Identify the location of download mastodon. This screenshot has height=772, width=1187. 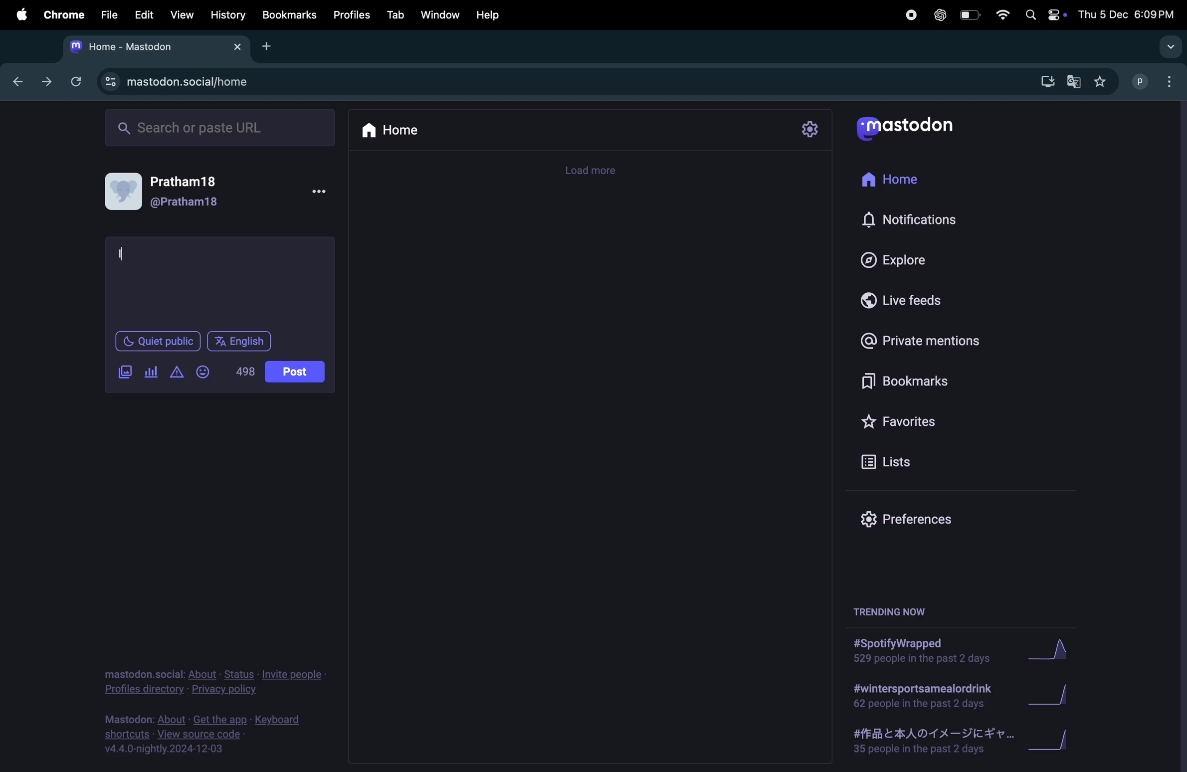
(1045, 81).